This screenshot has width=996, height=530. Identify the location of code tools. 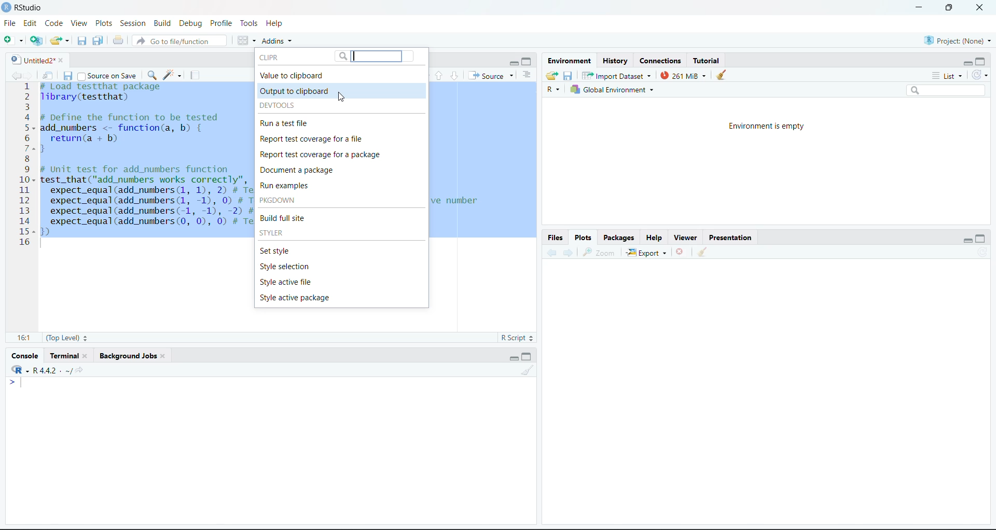
(172, 74).